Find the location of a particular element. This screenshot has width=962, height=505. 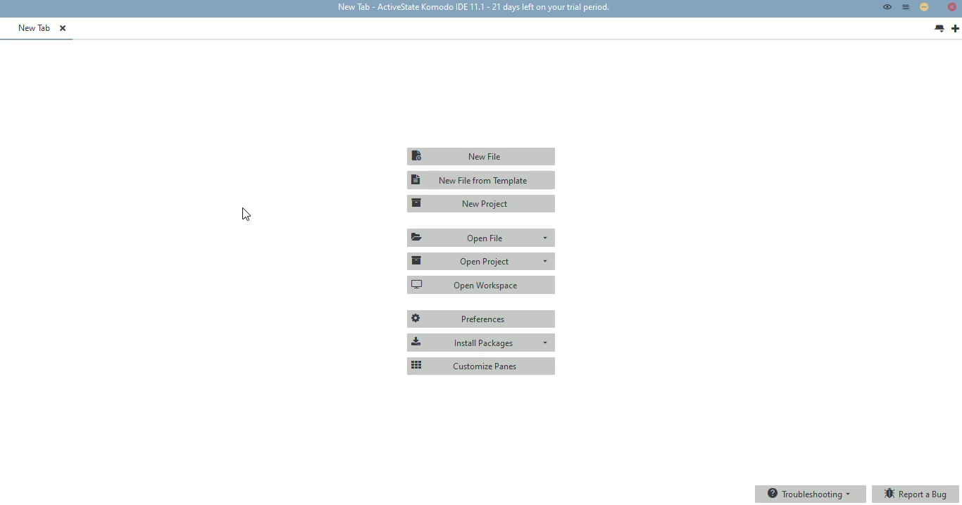

close is located at coordinates (952, 7).